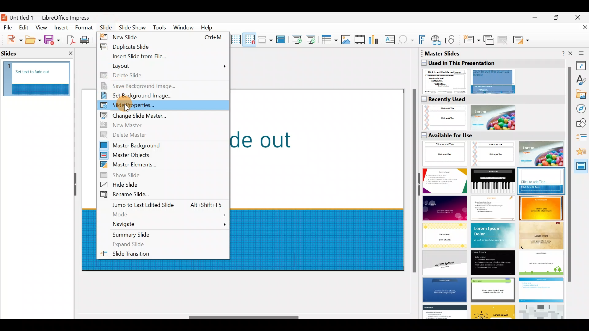 The height and width of the screenshot is (331, 589). What do you see at coordinates (489, 112) in the screenshot?
I see `Recently used` at bounding box center [489, 112].